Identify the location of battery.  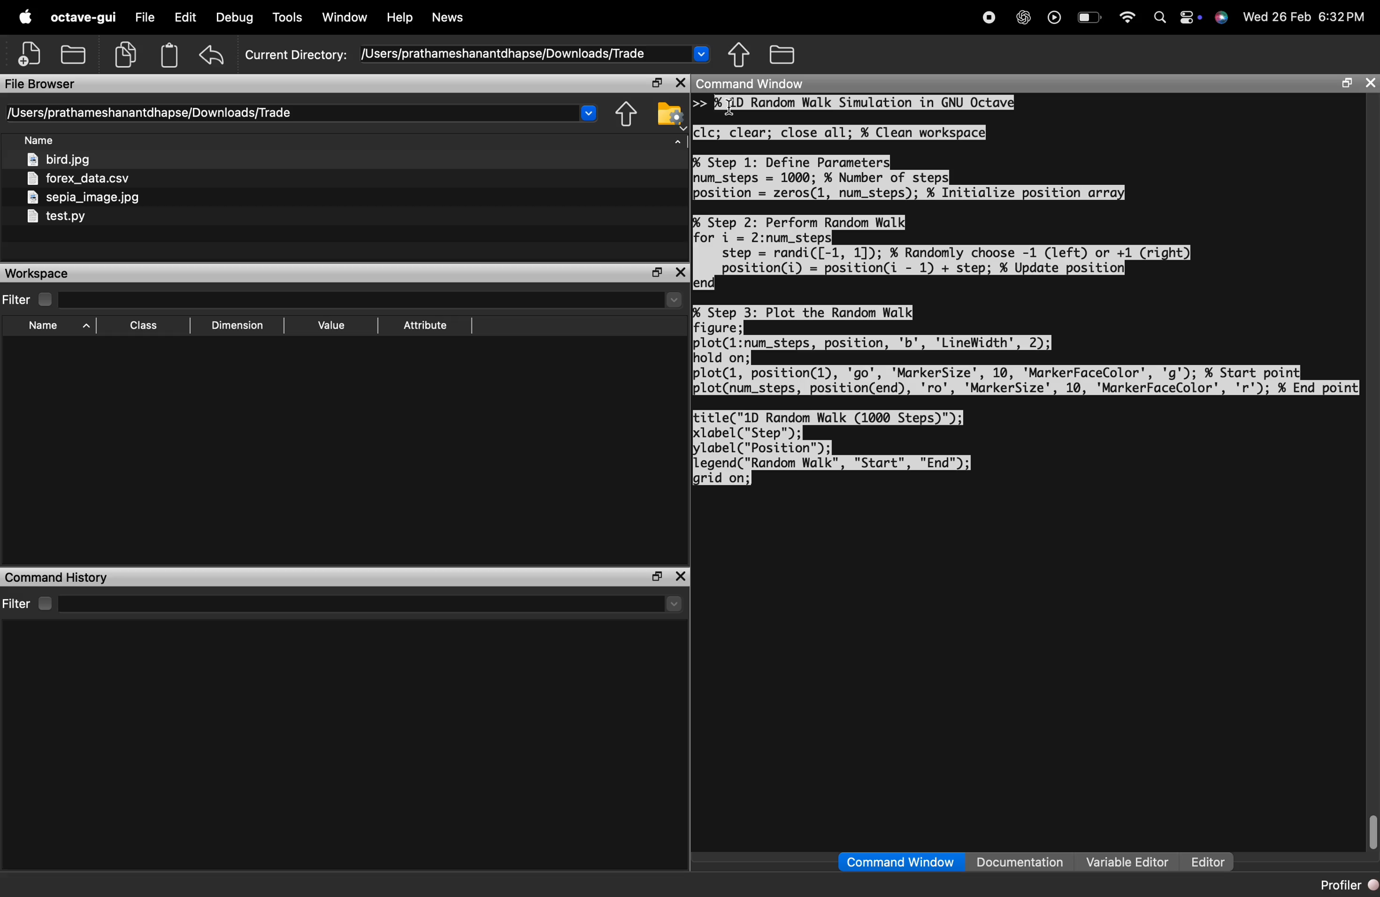
(1090, 19).